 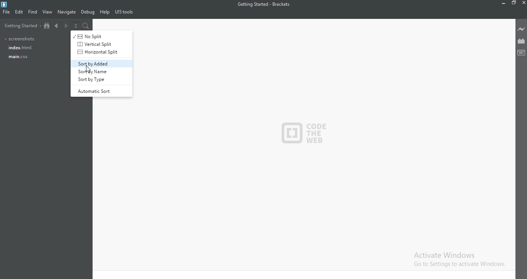 What do you see at coordinates (21, 39) in the screenshot?
I see `Screenshots` at bounding box center [21, 39].